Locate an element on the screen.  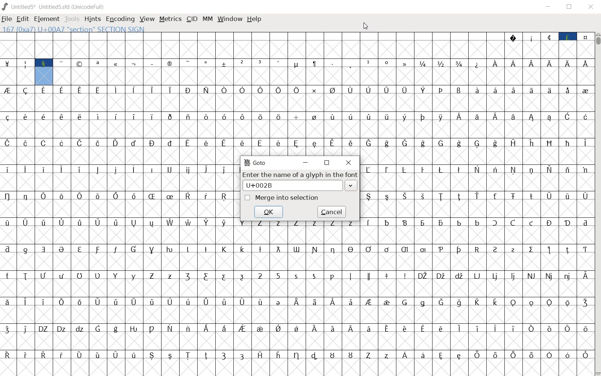
symbol is located at coordinates (315, 125).